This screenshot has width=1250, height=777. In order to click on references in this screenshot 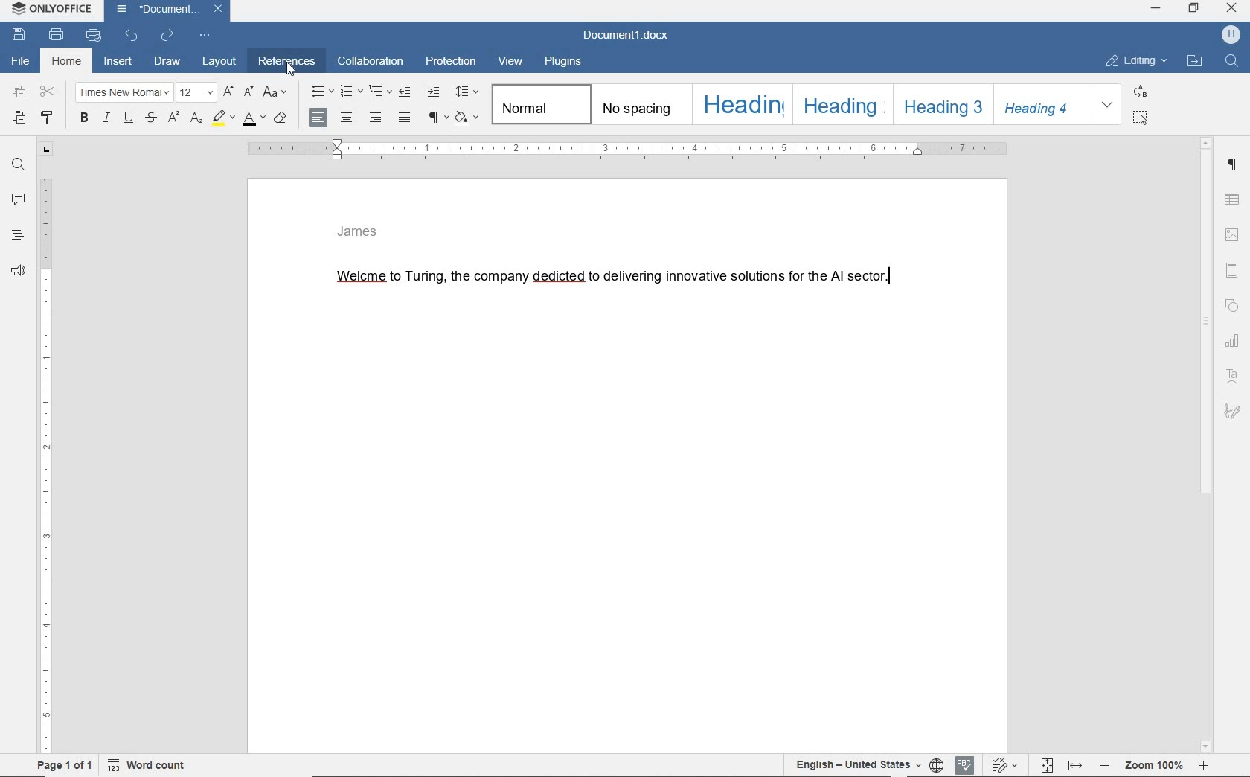, I will do `click(286, 63)`.